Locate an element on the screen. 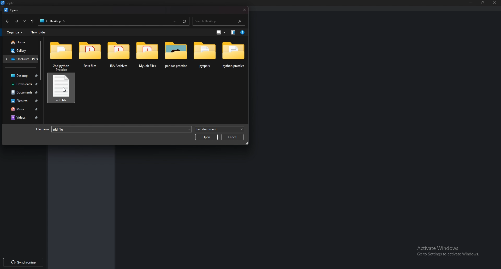 Image resolution: width=501 pixels, height=269 pixels. Show previous pane is located at coordinates (234, 32).